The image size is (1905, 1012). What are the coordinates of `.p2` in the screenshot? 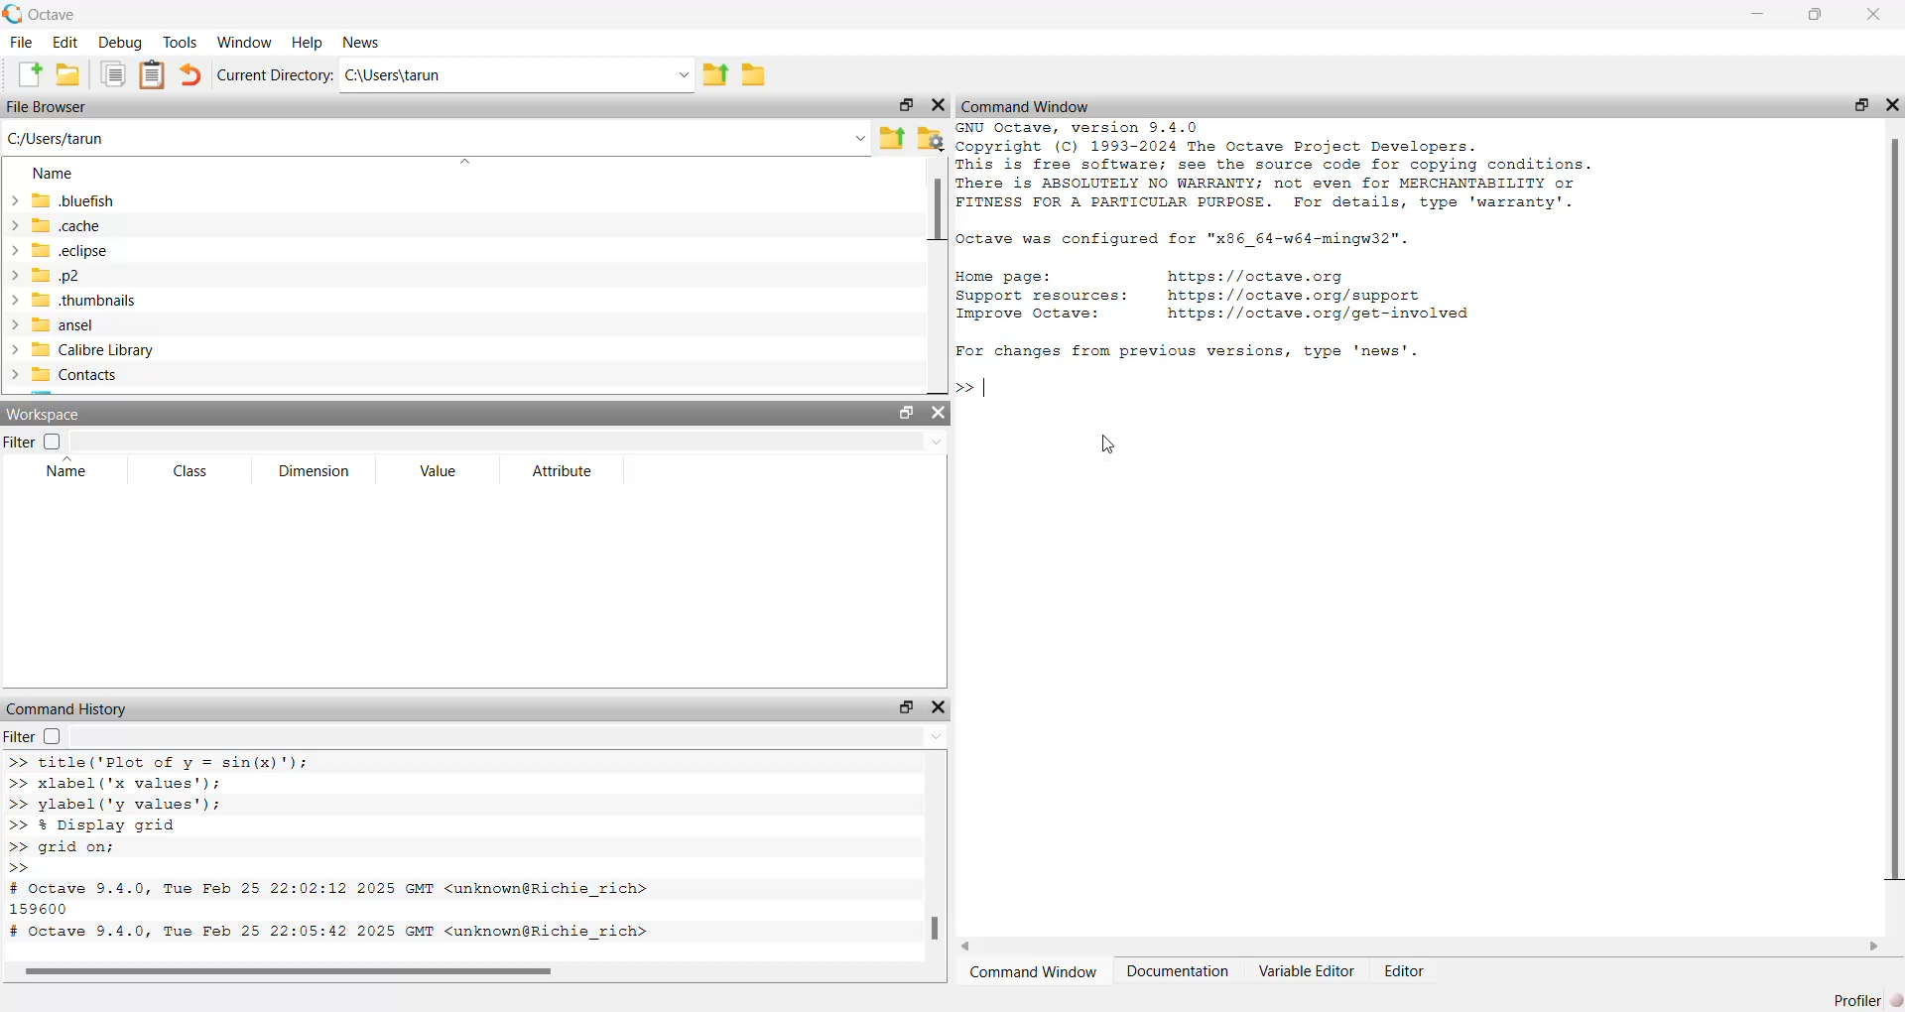 It's located at (46, 276).